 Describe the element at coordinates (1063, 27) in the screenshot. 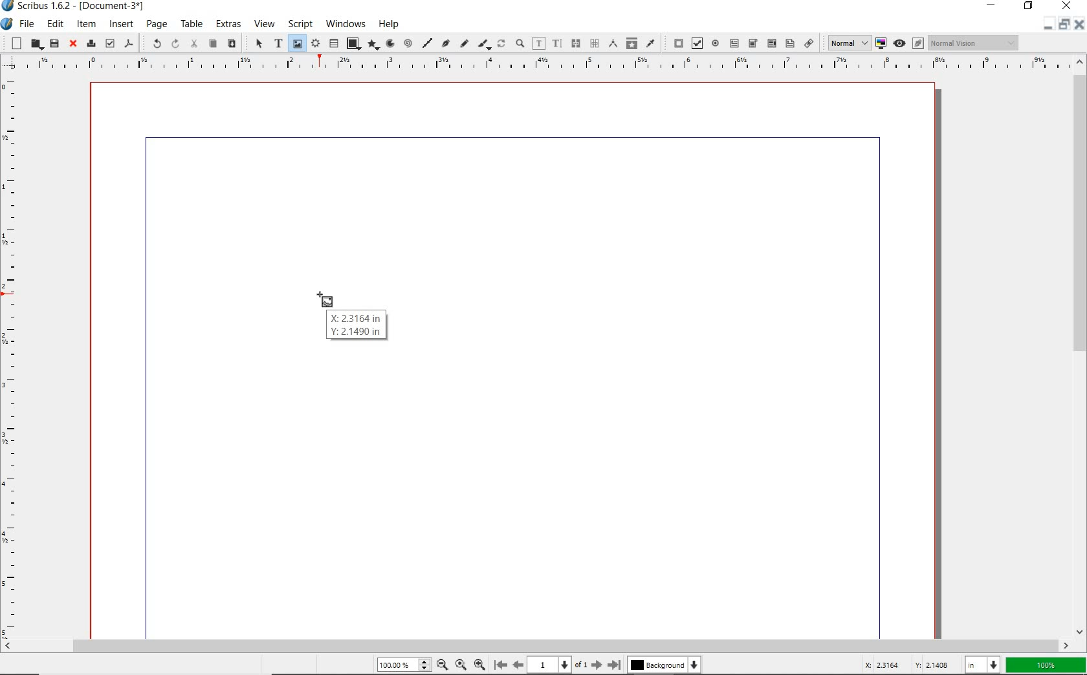

I see `restore` at that location.